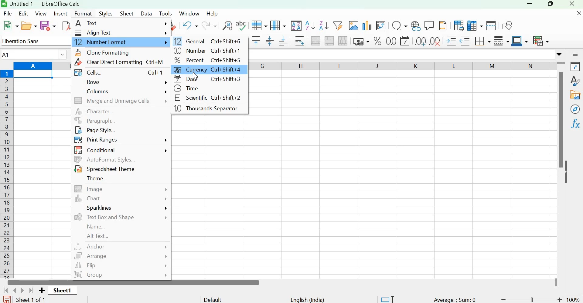  I want to click on Untitled 1 - LibreOffice Calc, so click(45, 3).